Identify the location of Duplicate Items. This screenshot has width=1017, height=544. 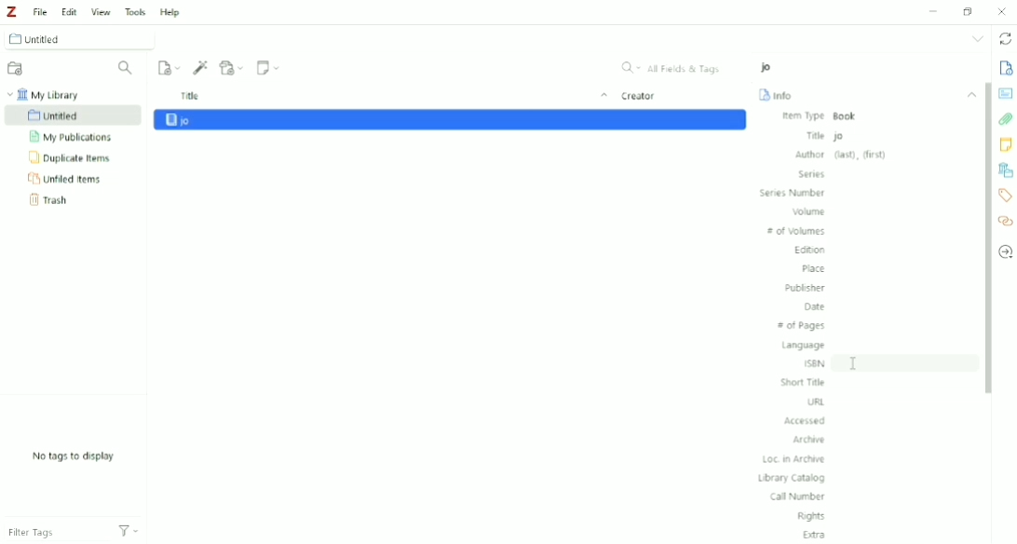
(72, 158).